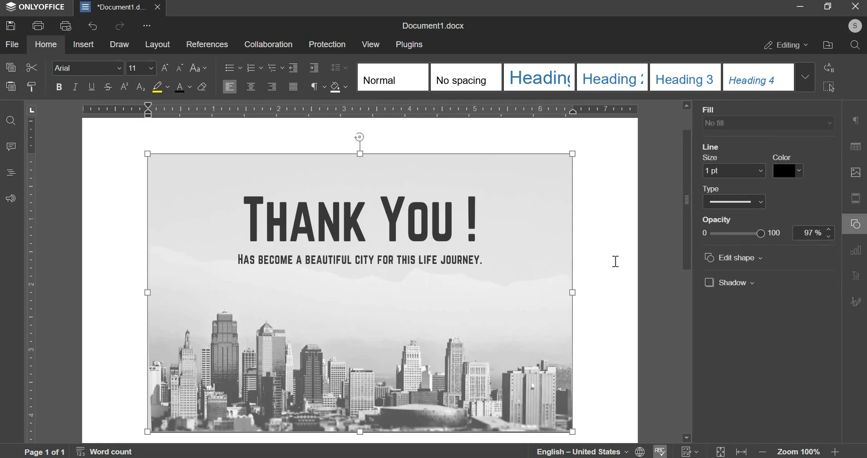 The image size is (867, 458). I want to click on Page 1 of 1, so click(46, 452).